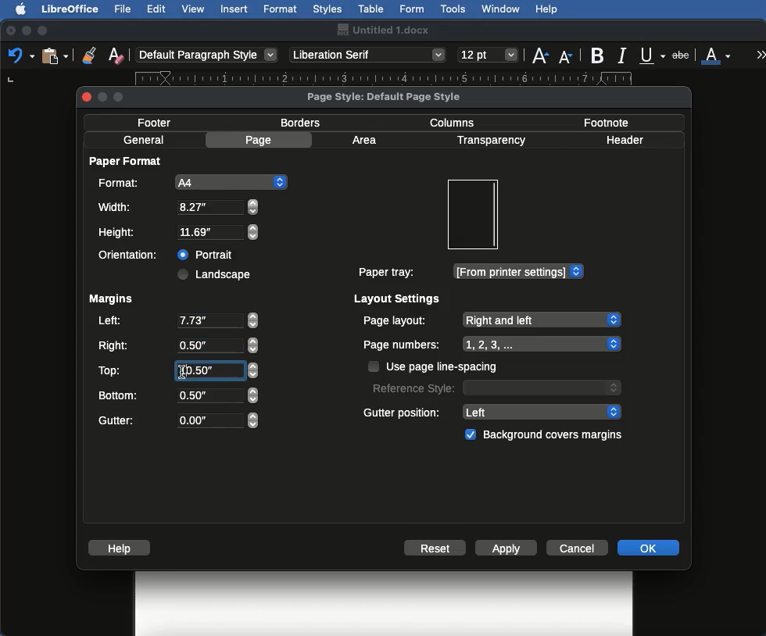 Image resolution: width=766 pixels, height=636 pixels. I want to click on Gutter, so click(178, 421).